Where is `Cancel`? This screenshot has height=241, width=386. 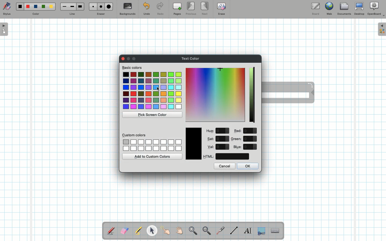
Cancel is located at coordinates (224, 166).